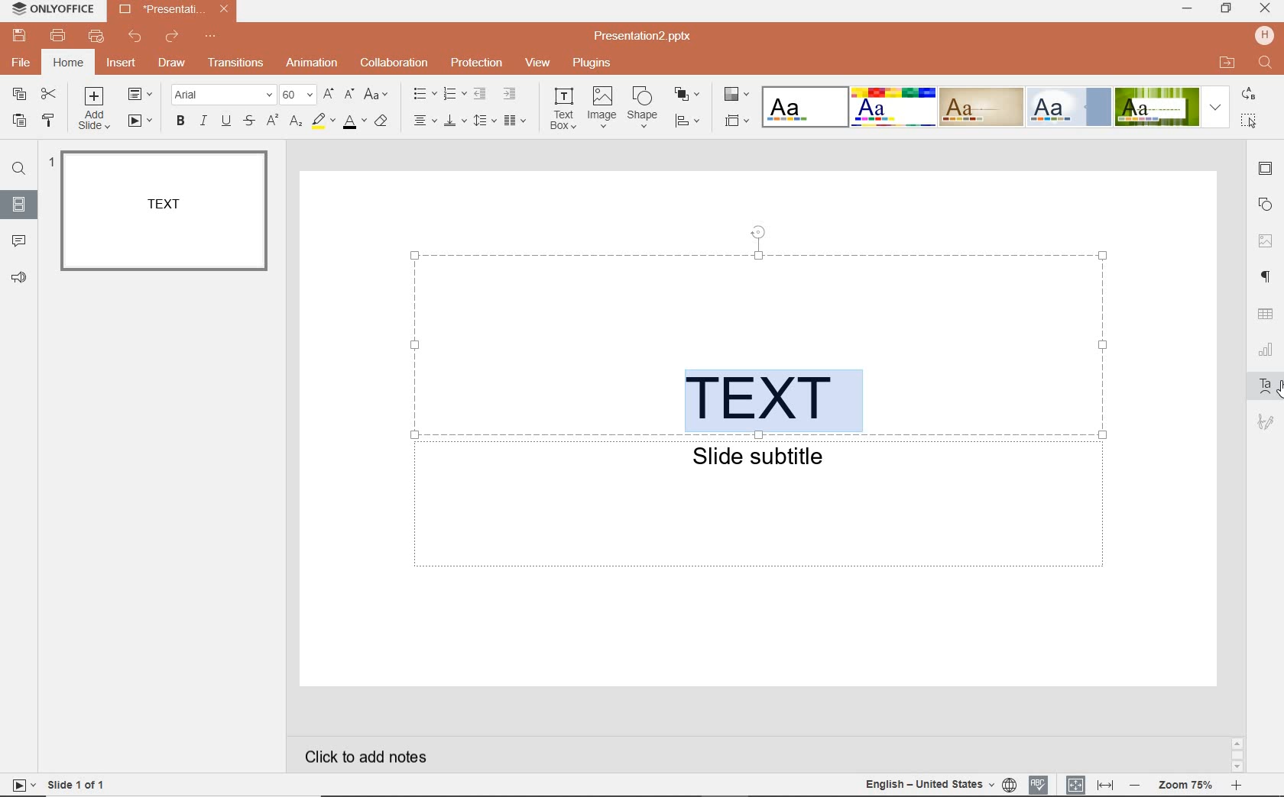 This screenshot has height=797, width=1284. What do you see at coordinates (15, 121) in the screenshot?
I see `PASTE` at bounding box center [15, 121].